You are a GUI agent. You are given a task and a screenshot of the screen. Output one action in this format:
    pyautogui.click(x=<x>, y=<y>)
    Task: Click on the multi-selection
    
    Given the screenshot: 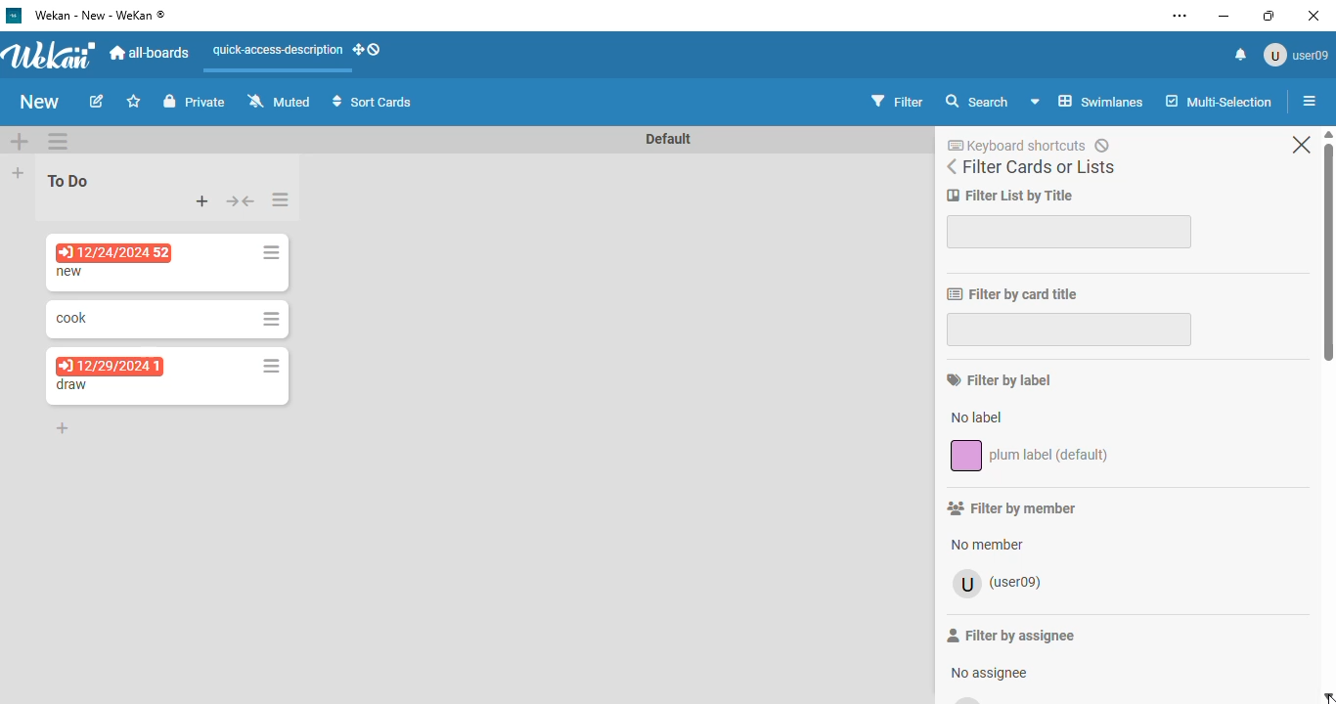 What is the action you would take?
    pyautogui.click(x=1219, y=101)
    